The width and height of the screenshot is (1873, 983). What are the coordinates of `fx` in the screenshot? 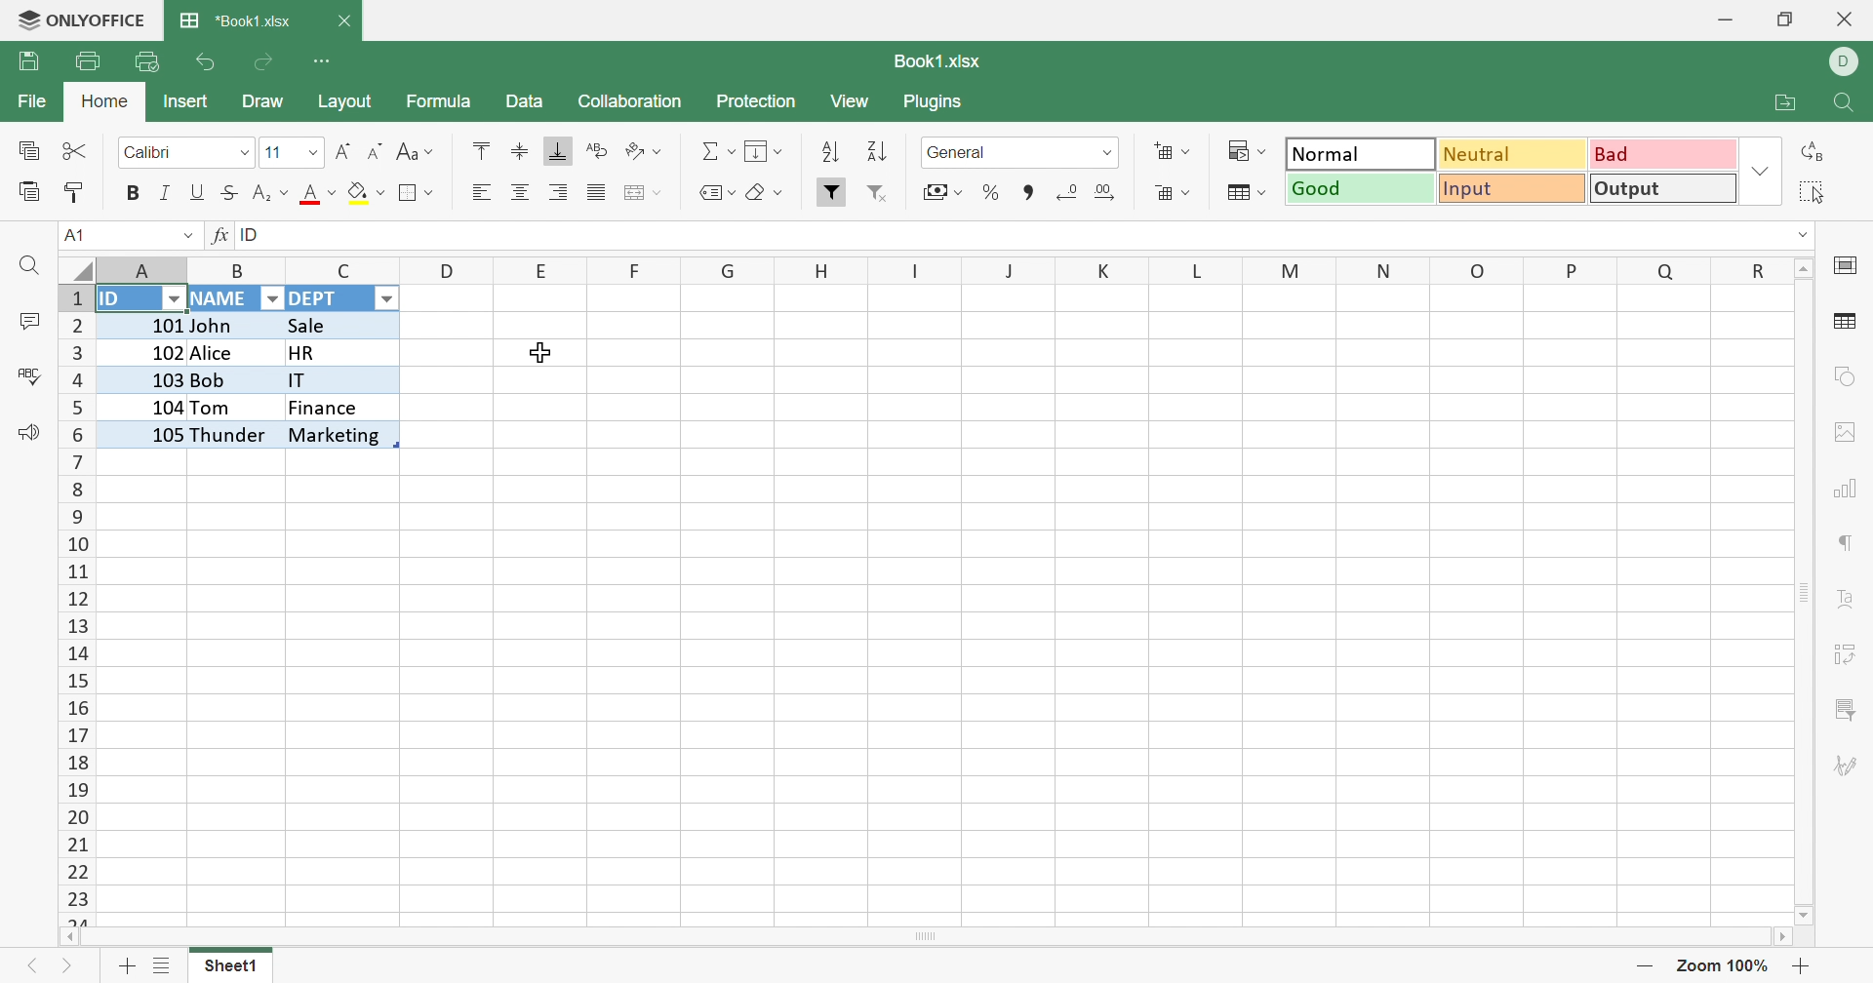 It's located at (214, 237).